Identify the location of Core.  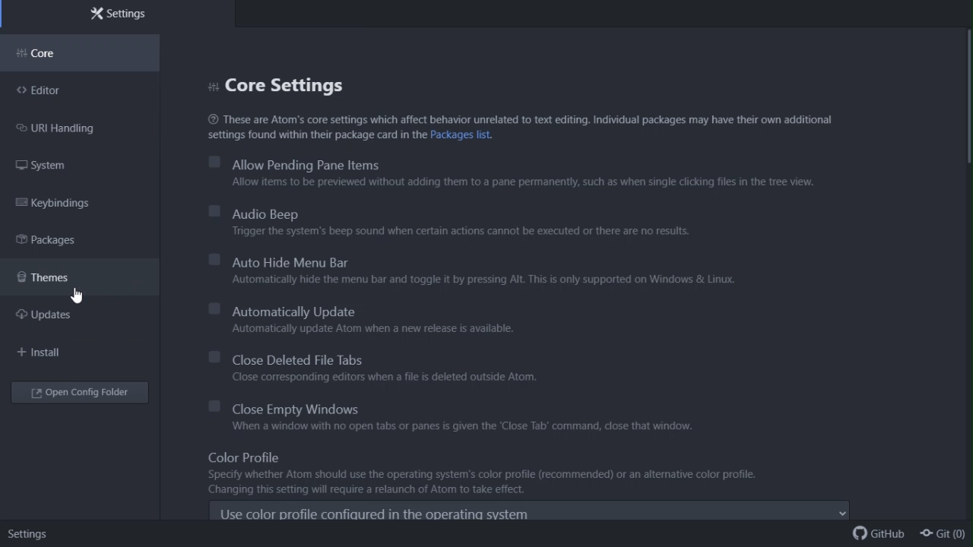
(53, 53).